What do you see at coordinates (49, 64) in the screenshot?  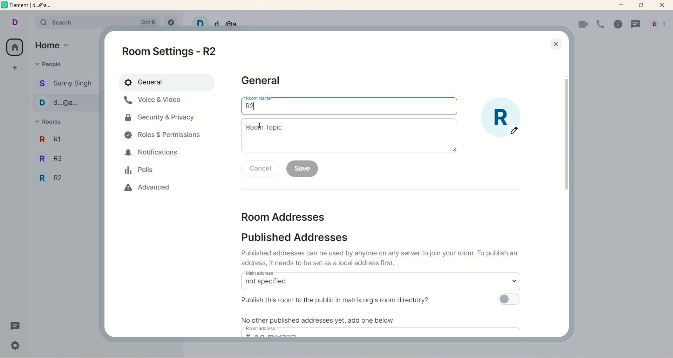 I see `people` at bounding box center [49, 64].